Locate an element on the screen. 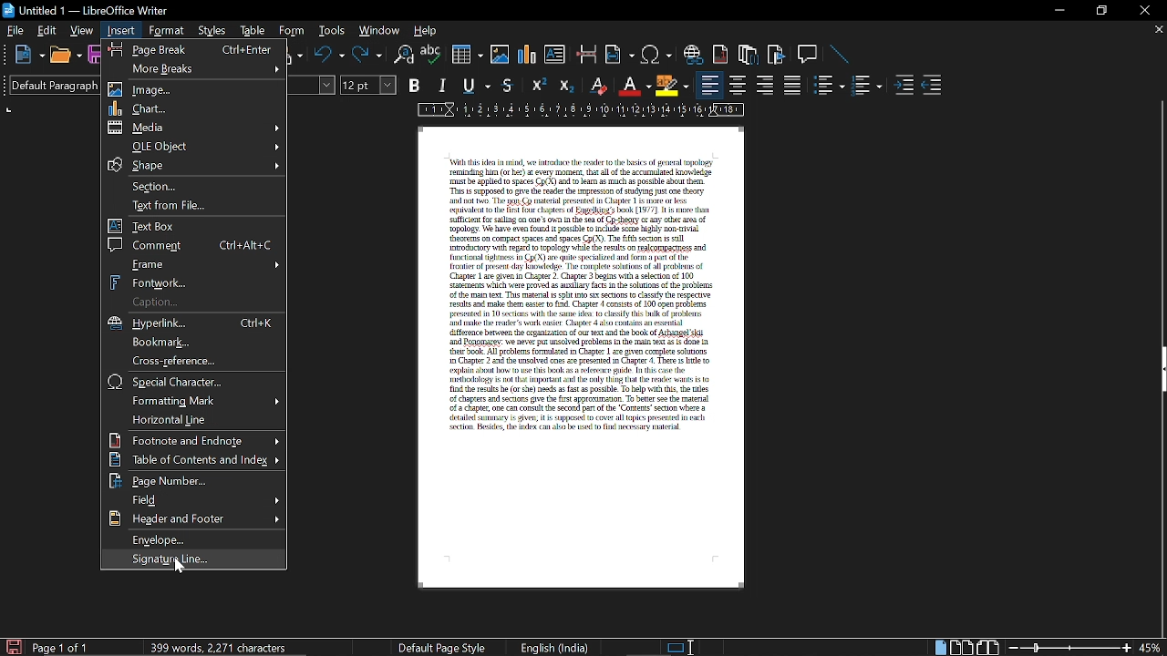 The height and width of the screenshot is (656, 1167). justified is located at coordinates (792, 86).